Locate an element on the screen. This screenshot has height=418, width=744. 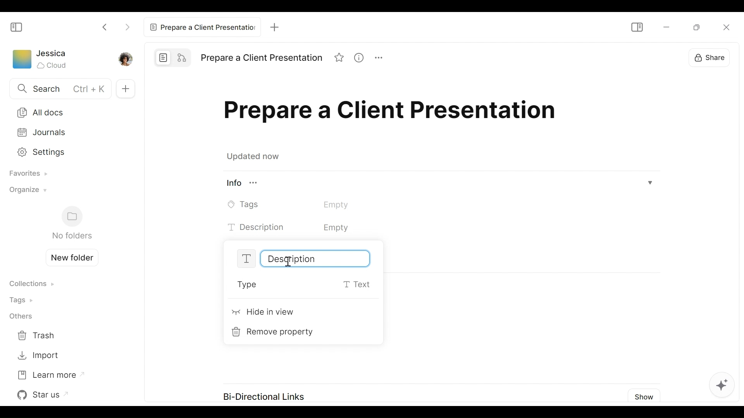
Create new folder is located at coordinates (69, 257).